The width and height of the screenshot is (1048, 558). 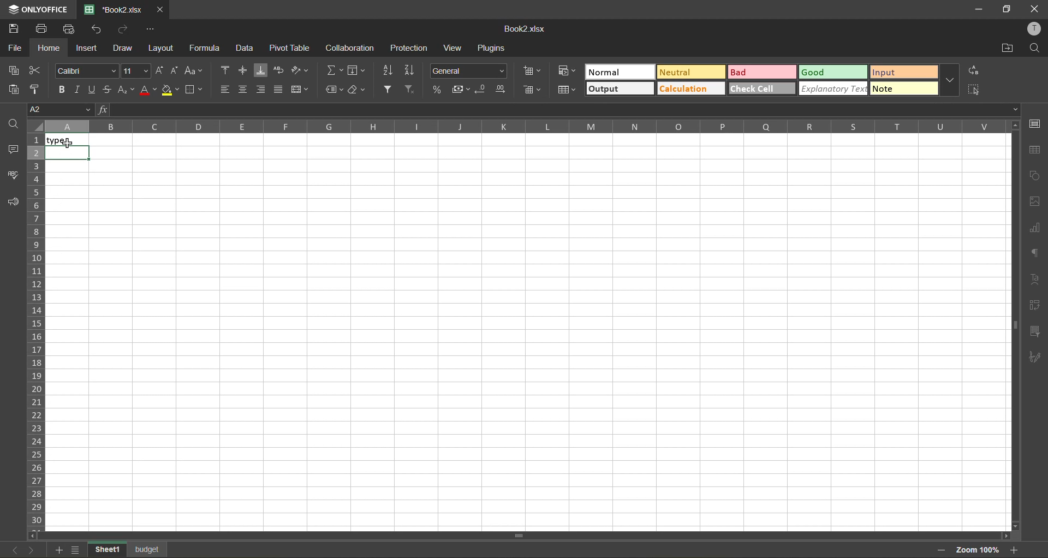 What do you see at coordinates (388, 70) in the screenshot?
I see `sort ascending` at bounding box center [388, 70].